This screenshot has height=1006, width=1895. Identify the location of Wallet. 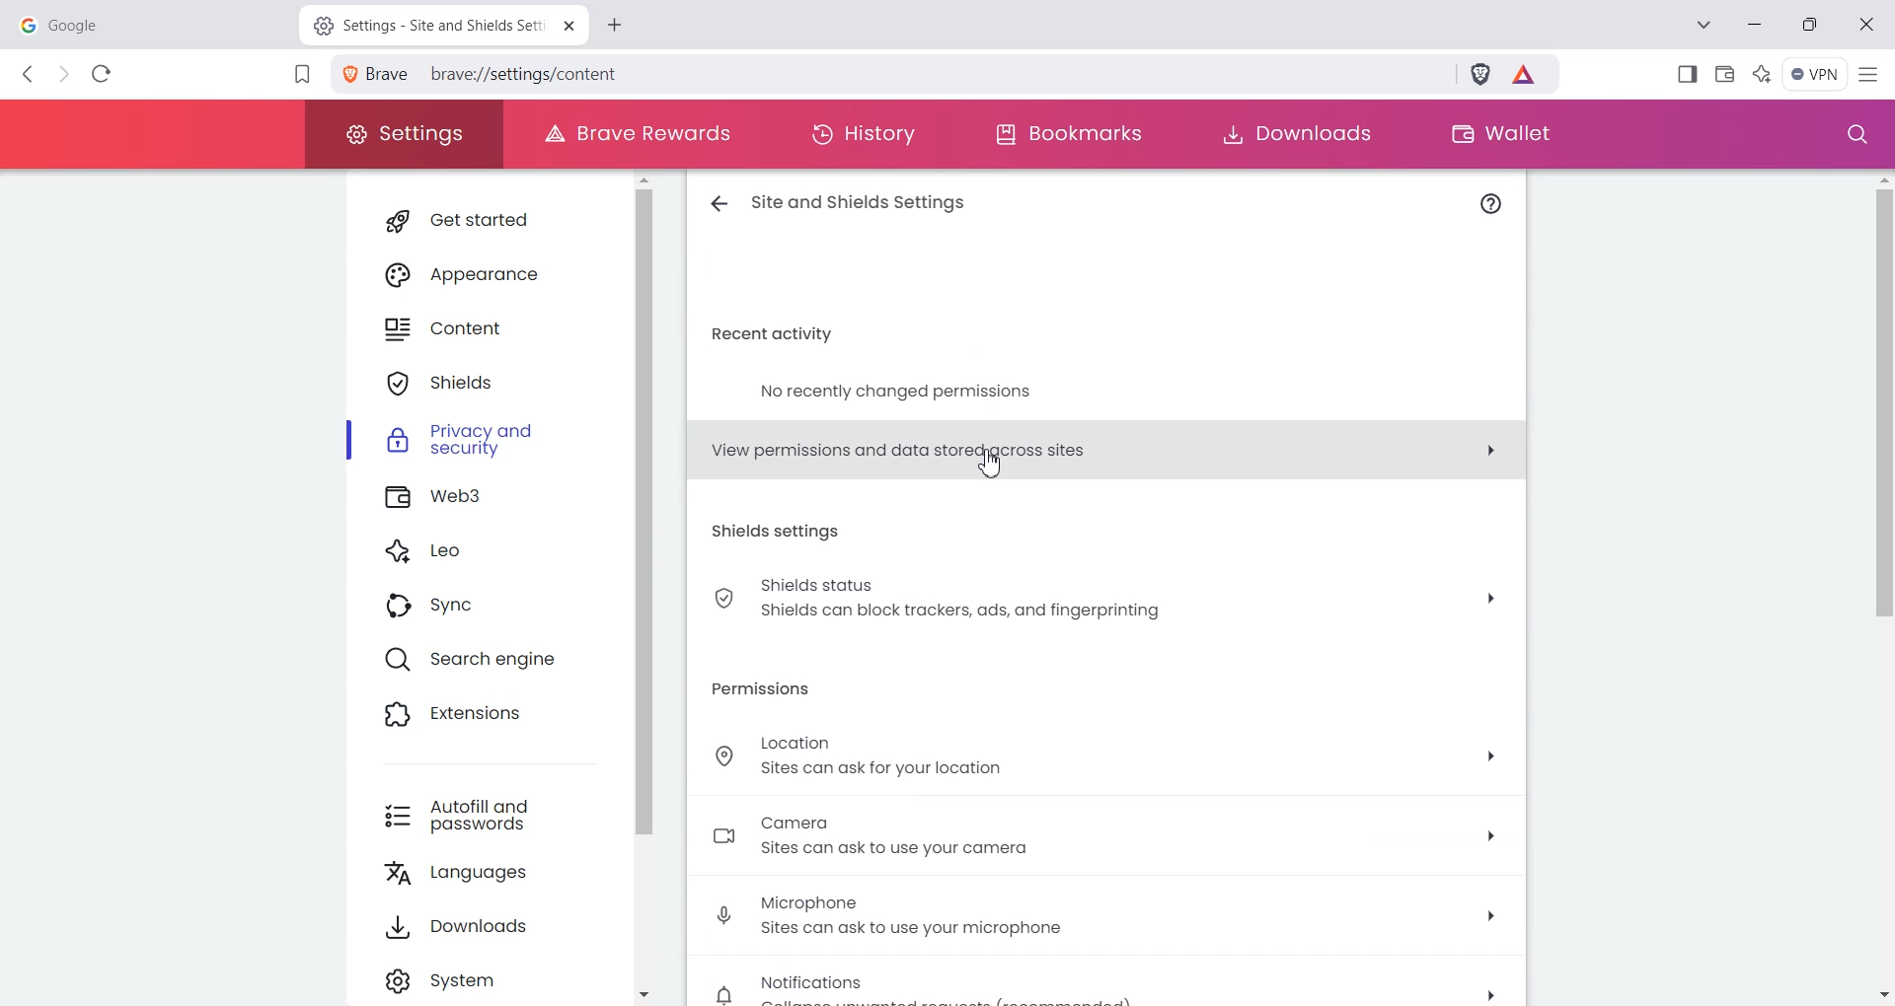
(1497, 134).